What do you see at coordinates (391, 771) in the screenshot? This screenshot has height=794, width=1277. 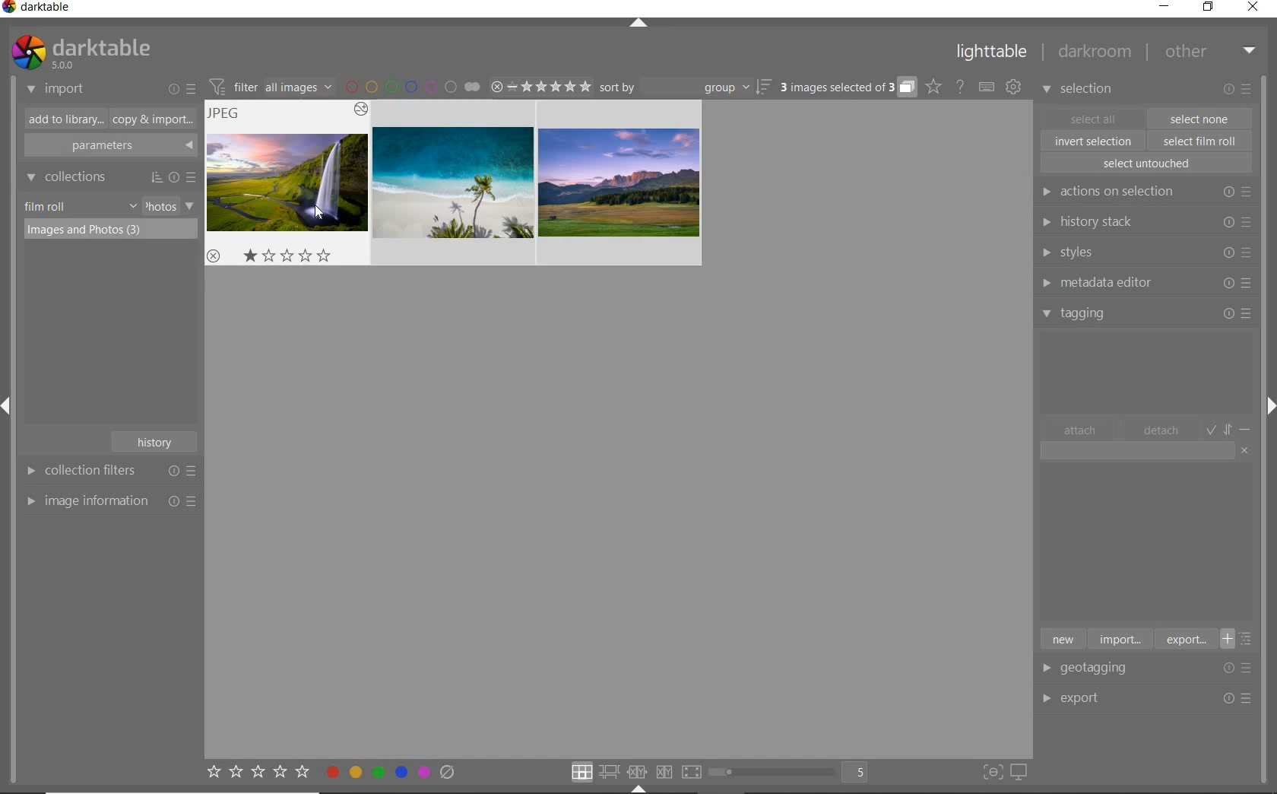 I see `toggle color label of selected images` at bounding box center [391, 771].